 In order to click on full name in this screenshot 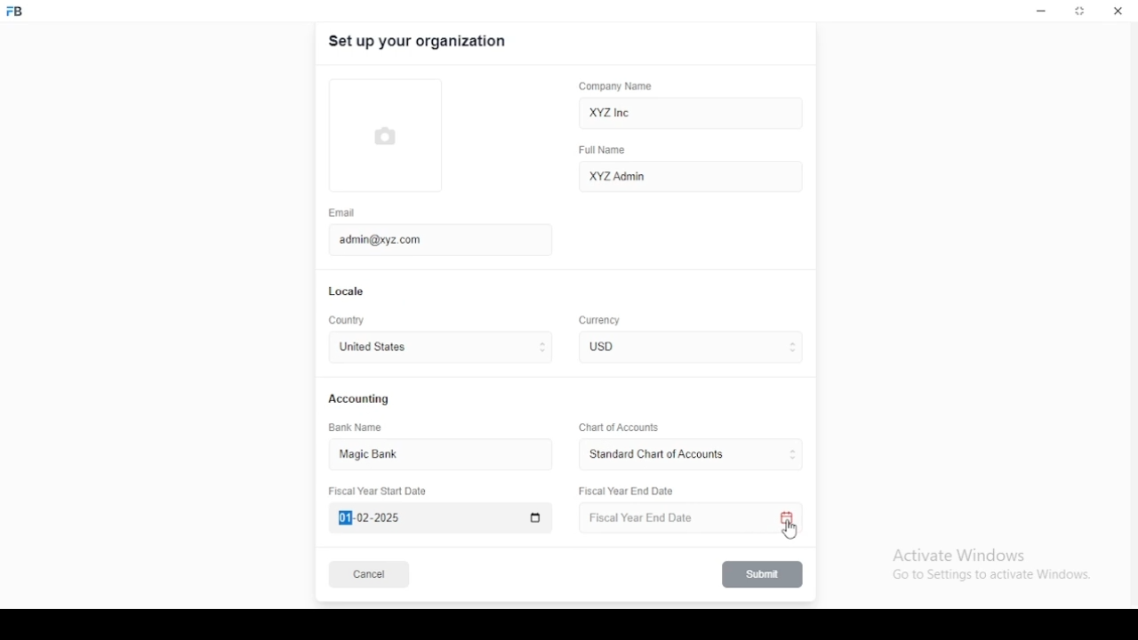, I will do `click(607, 150)`.